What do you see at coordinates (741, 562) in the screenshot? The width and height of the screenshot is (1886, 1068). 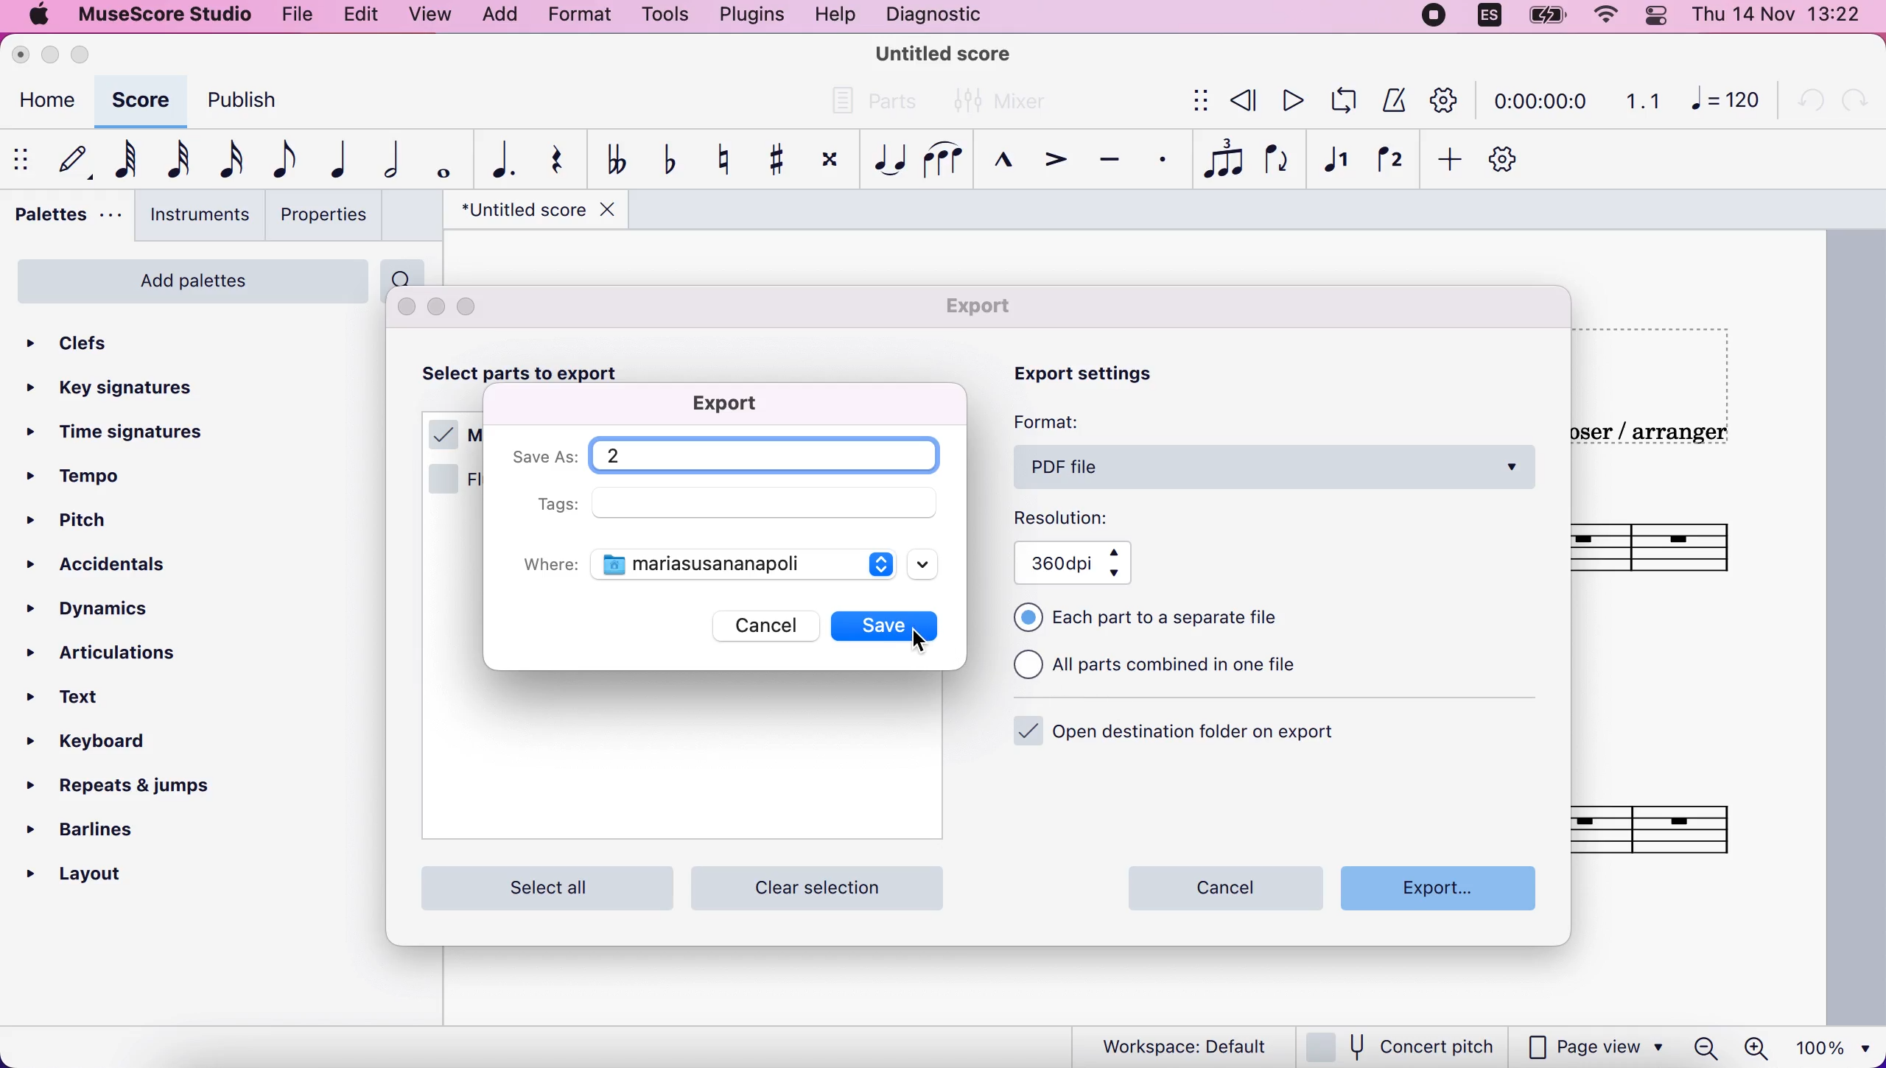 I see `documents` at bounding box center [741, 562].